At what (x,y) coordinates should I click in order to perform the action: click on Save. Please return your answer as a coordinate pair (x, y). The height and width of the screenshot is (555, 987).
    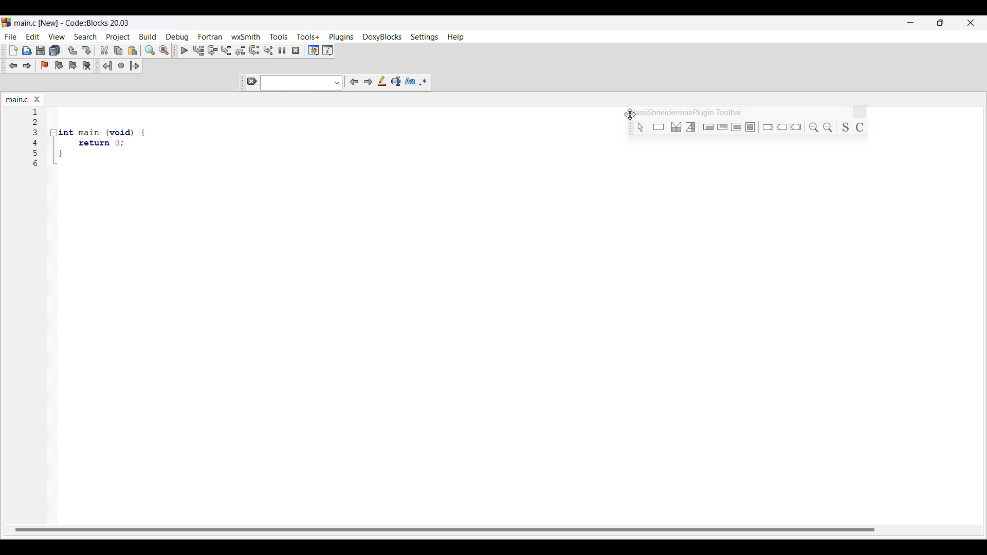
    Looking at the image, I should click on (42, 50).